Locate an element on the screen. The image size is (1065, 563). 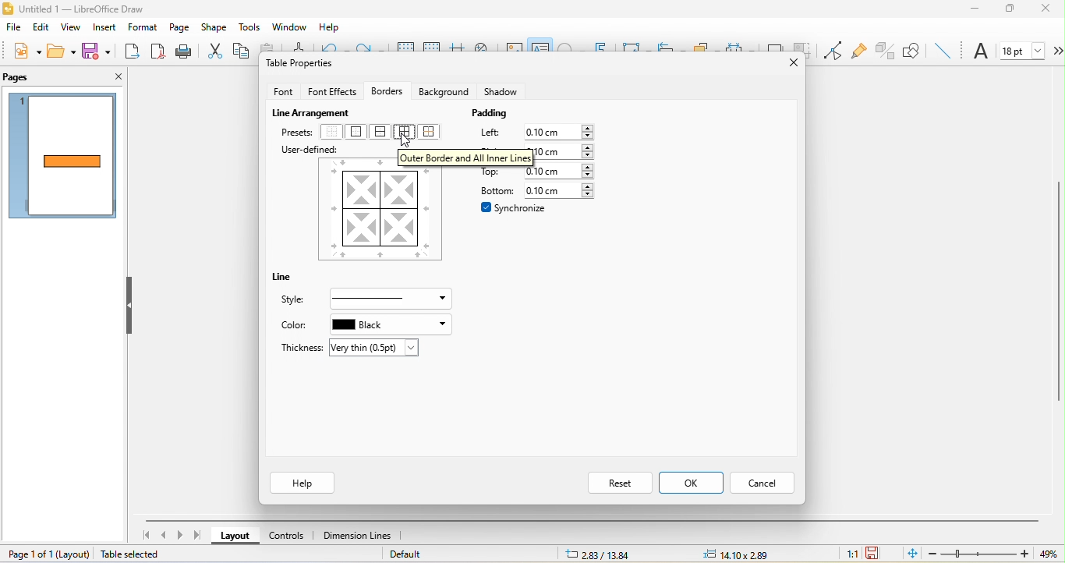
format is located at coordinates (144, 27).